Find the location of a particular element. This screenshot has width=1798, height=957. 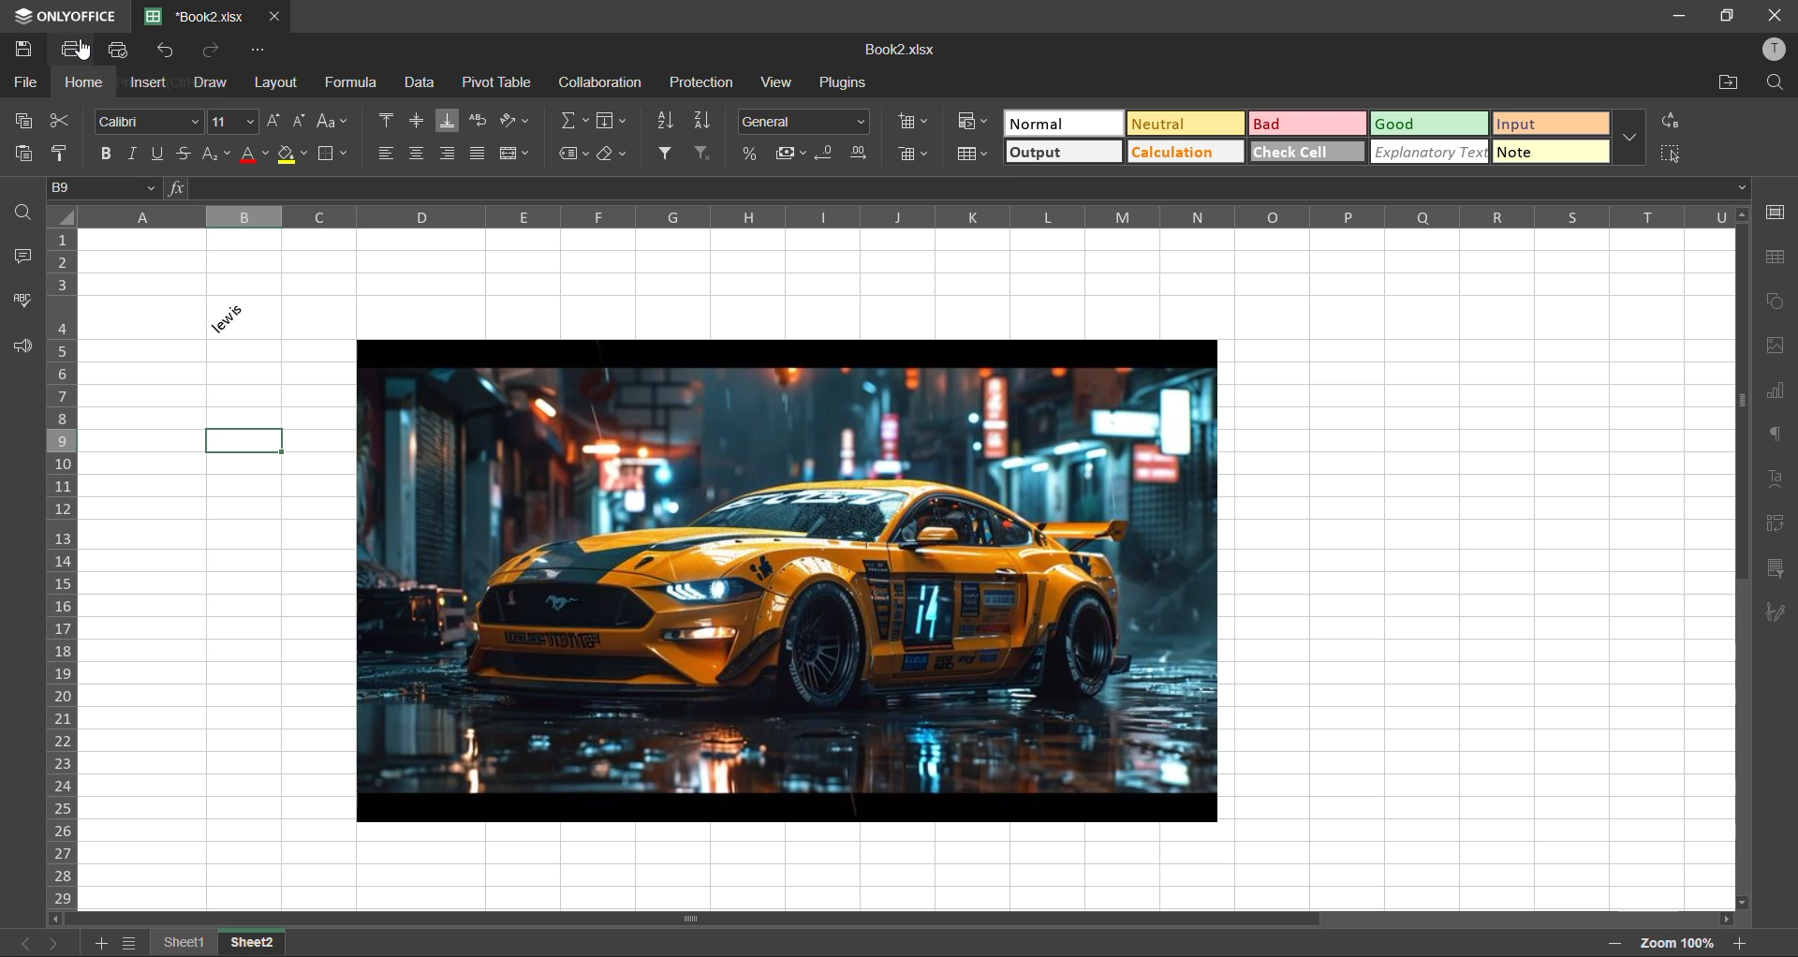

sort ascending is located at coordinates (664, 122).